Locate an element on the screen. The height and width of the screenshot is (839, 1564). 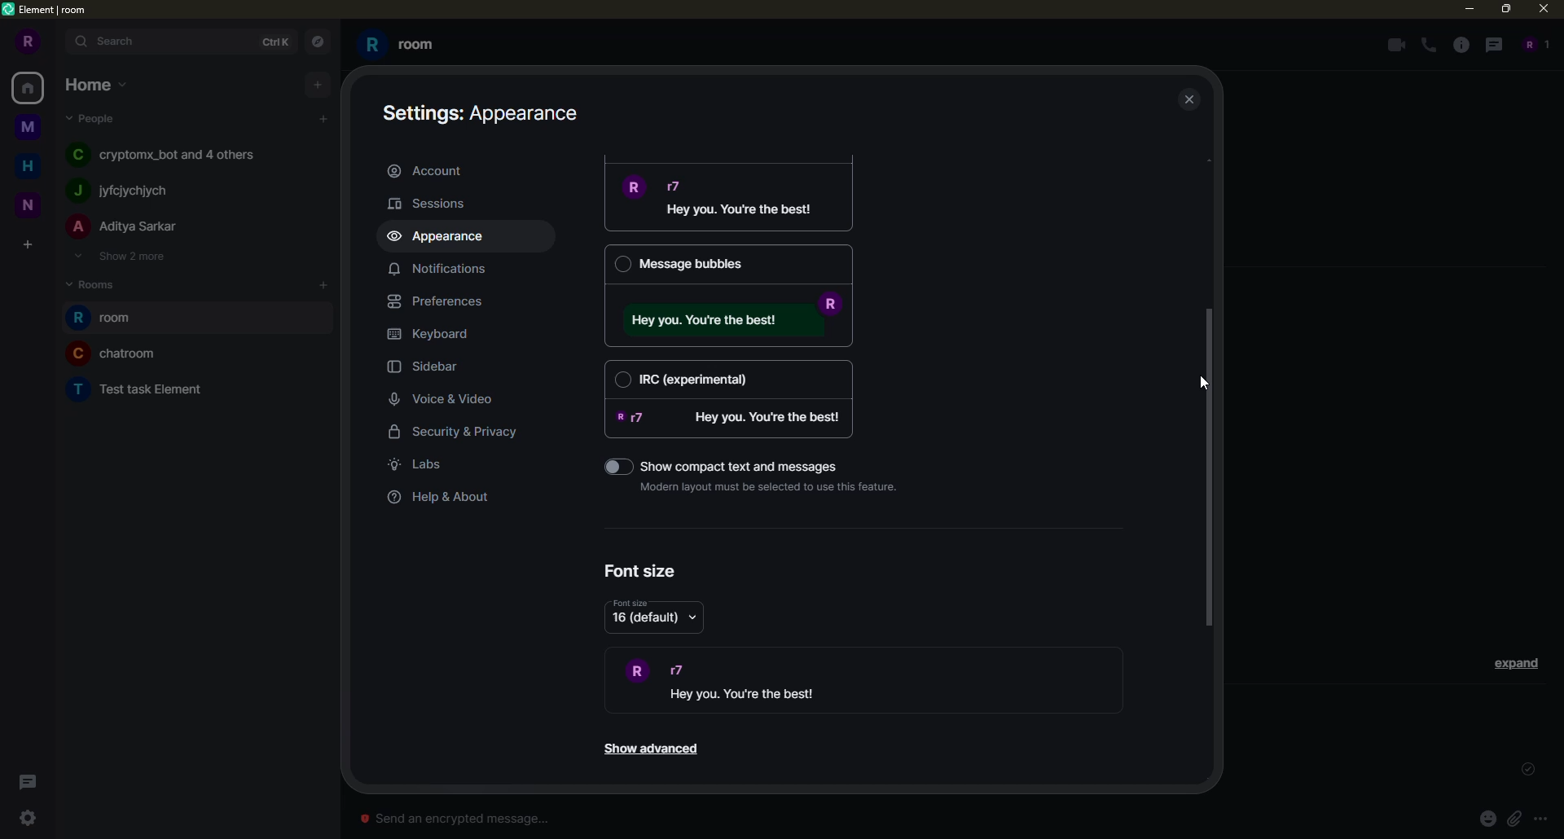
people is located at coordinates (125, 227).